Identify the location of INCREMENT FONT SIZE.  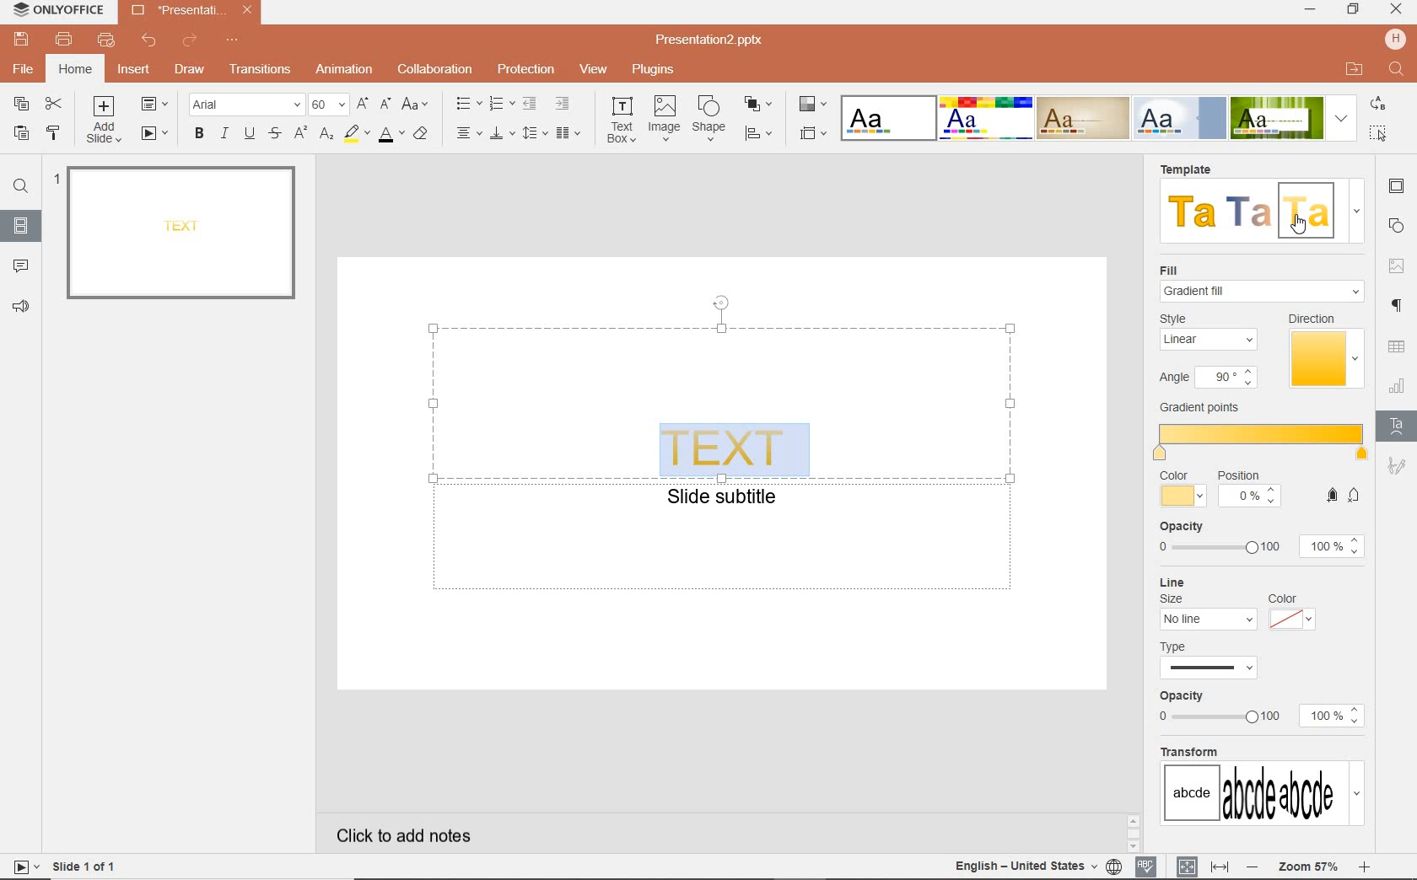
(363, 105).